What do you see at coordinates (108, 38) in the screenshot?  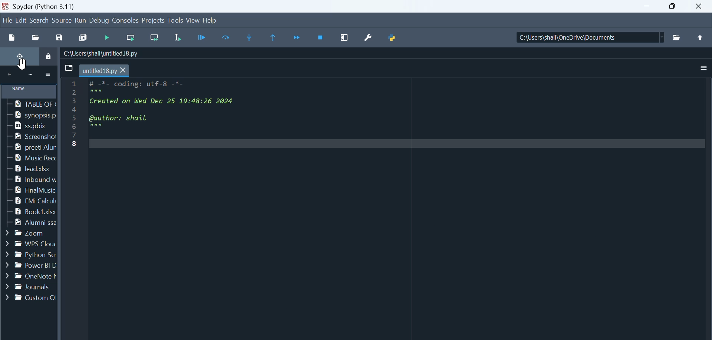 I see `Run file` at bounding box center [108, 38].